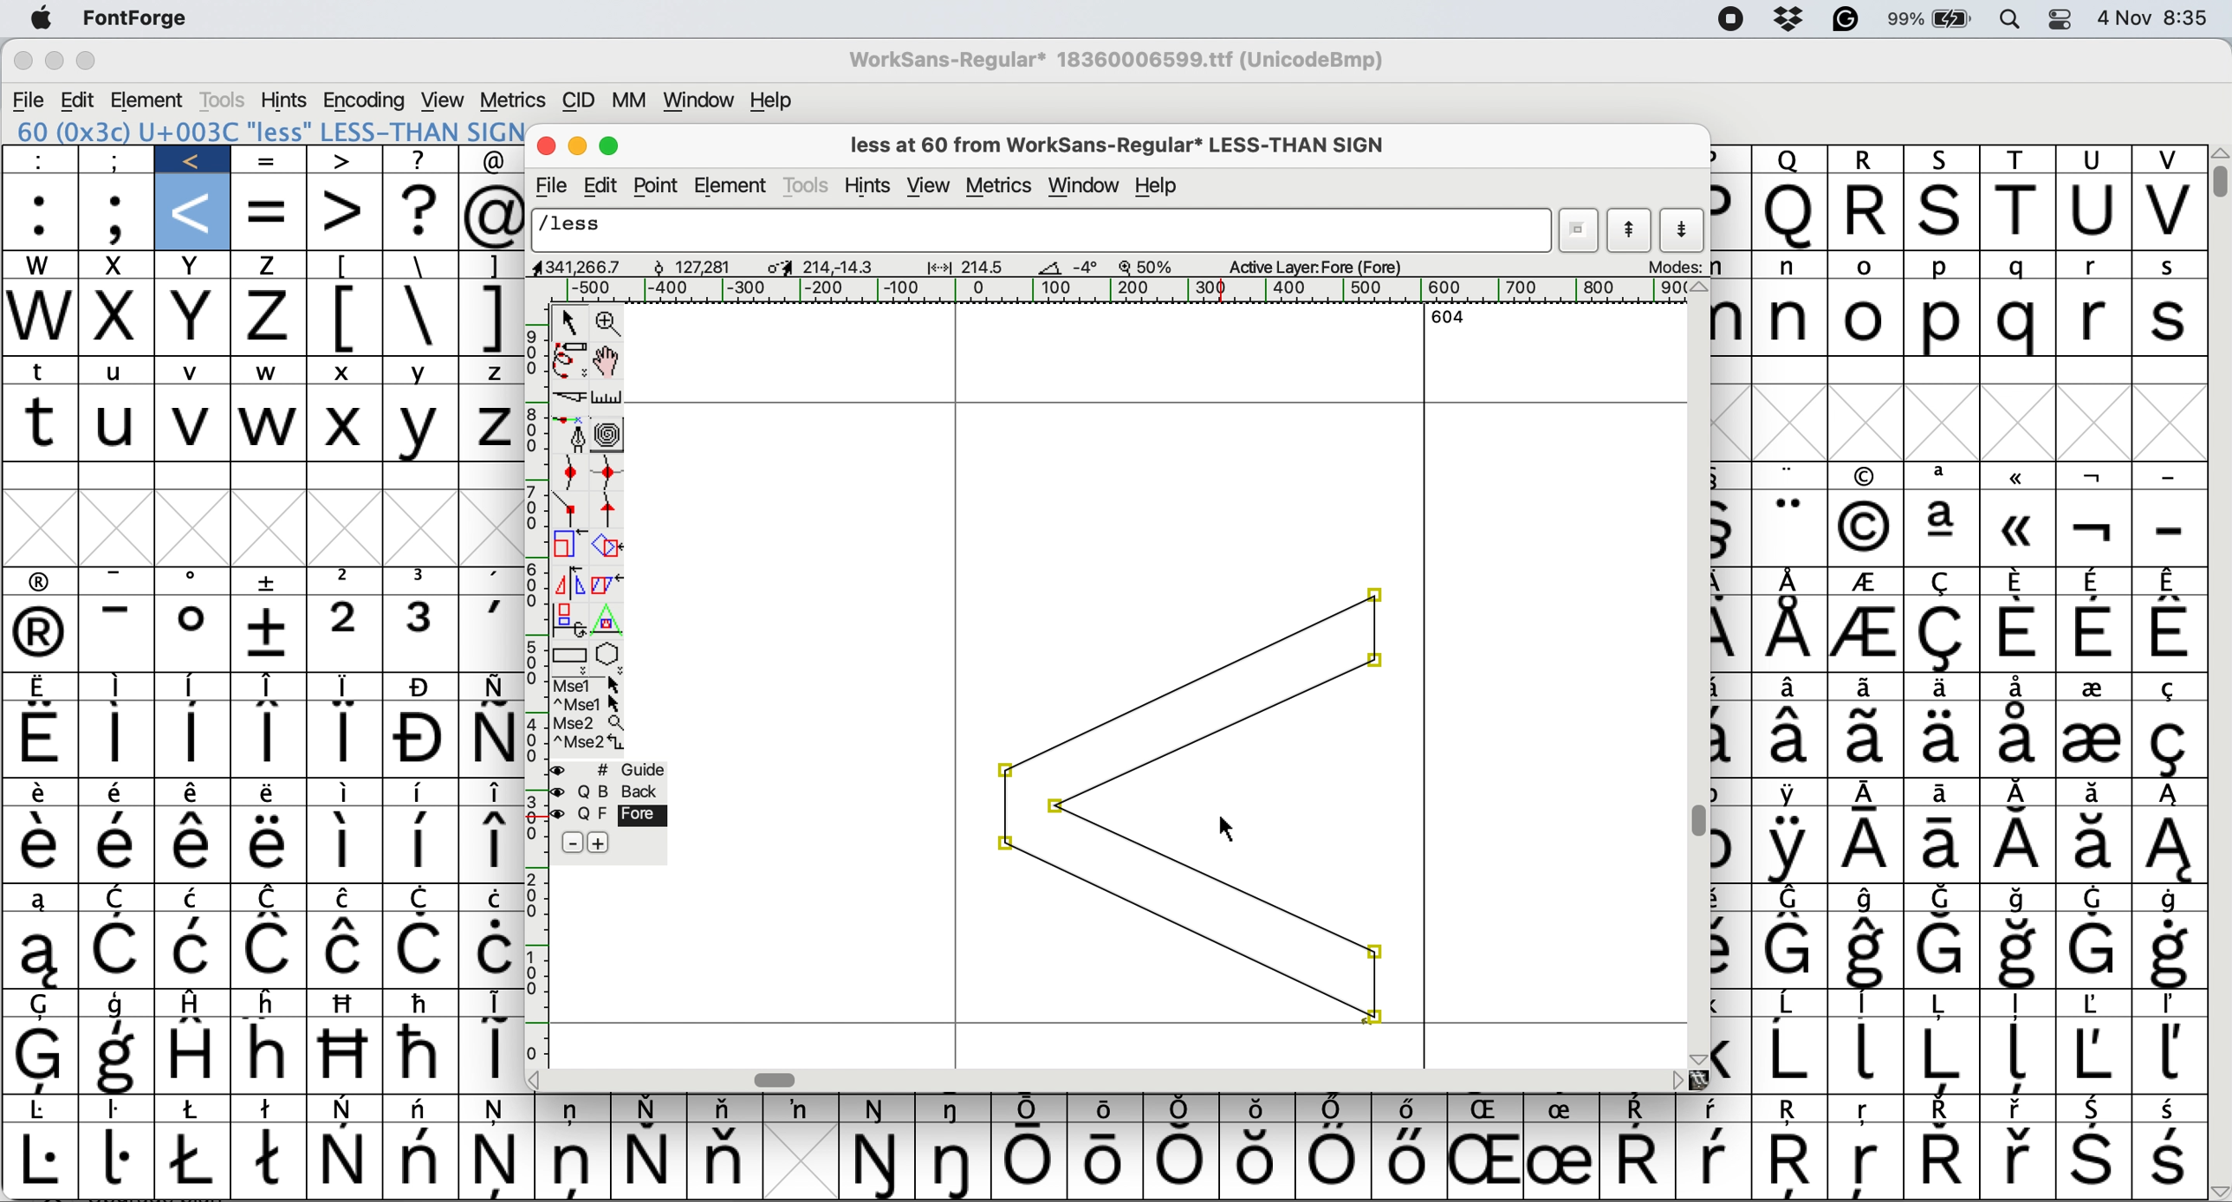 The image size is (2232, 1202). I want to click on Symbol, so click(193, 635).